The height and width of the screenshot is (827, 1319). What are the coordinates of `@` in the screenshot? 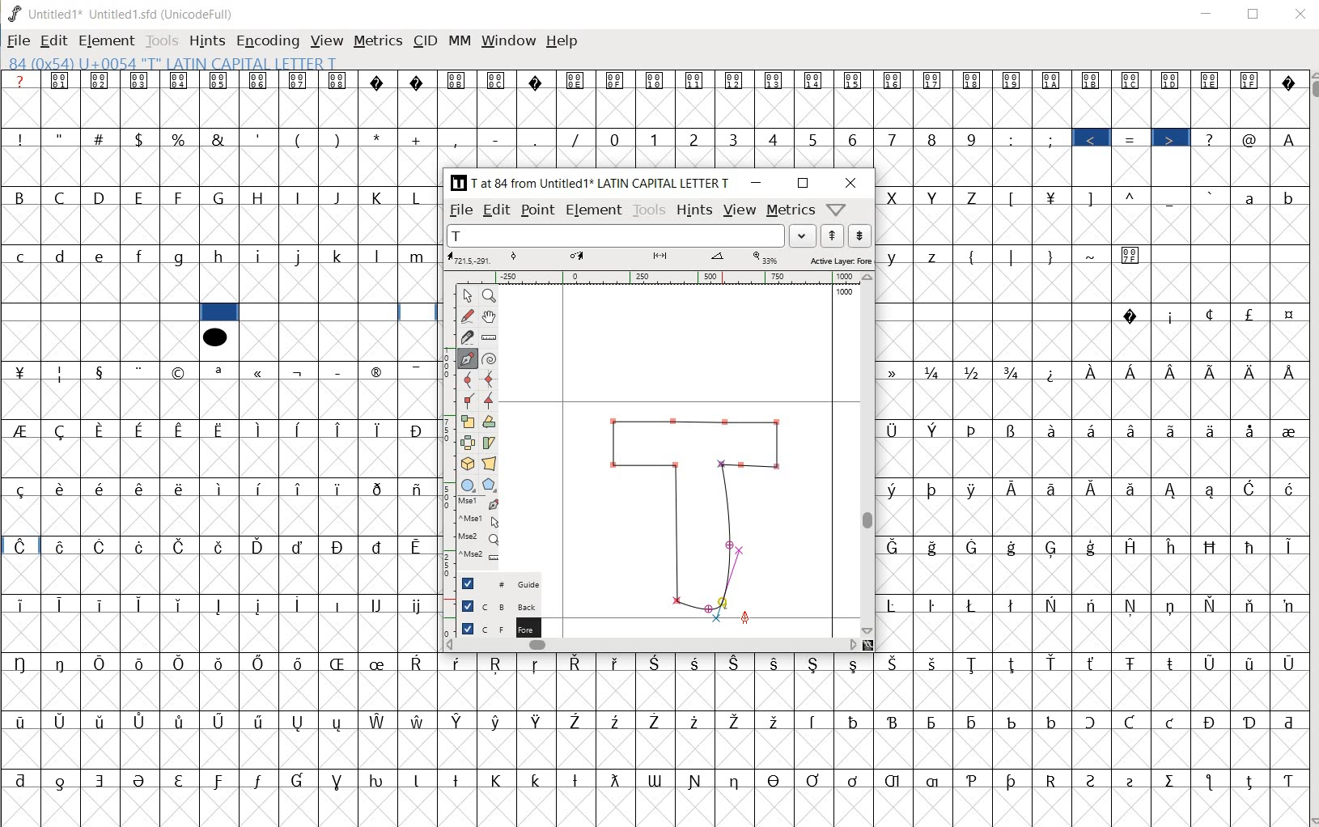 It's located at (1252, 139).